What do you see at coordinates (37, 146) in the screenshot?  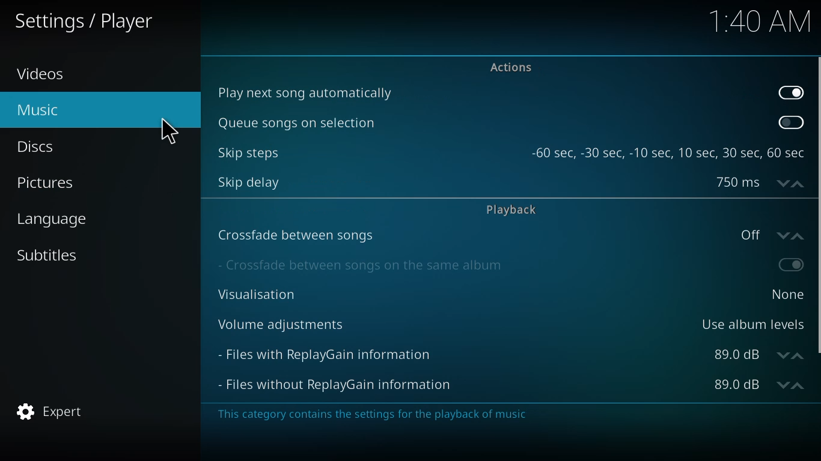 I see `discs` at bounding box center [37, 146].